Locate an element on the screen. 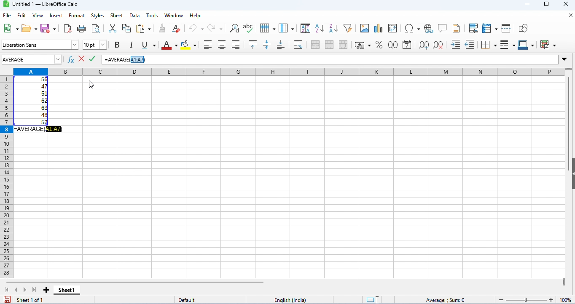  border color is located at coordinates (527, 45).